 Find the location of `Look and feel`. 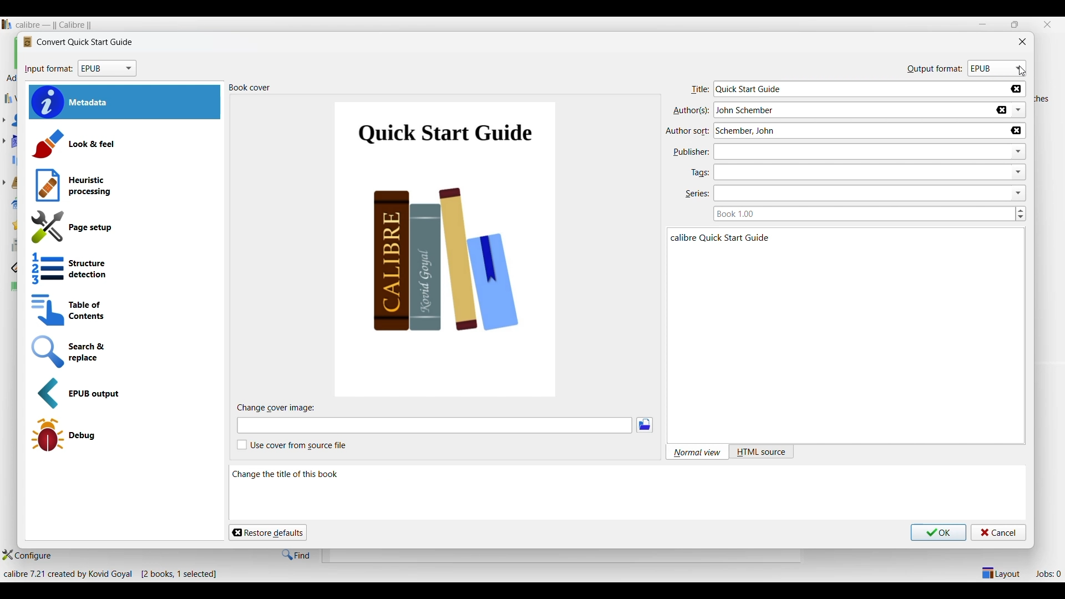

Look and feel is located at coordinates (125, 144).